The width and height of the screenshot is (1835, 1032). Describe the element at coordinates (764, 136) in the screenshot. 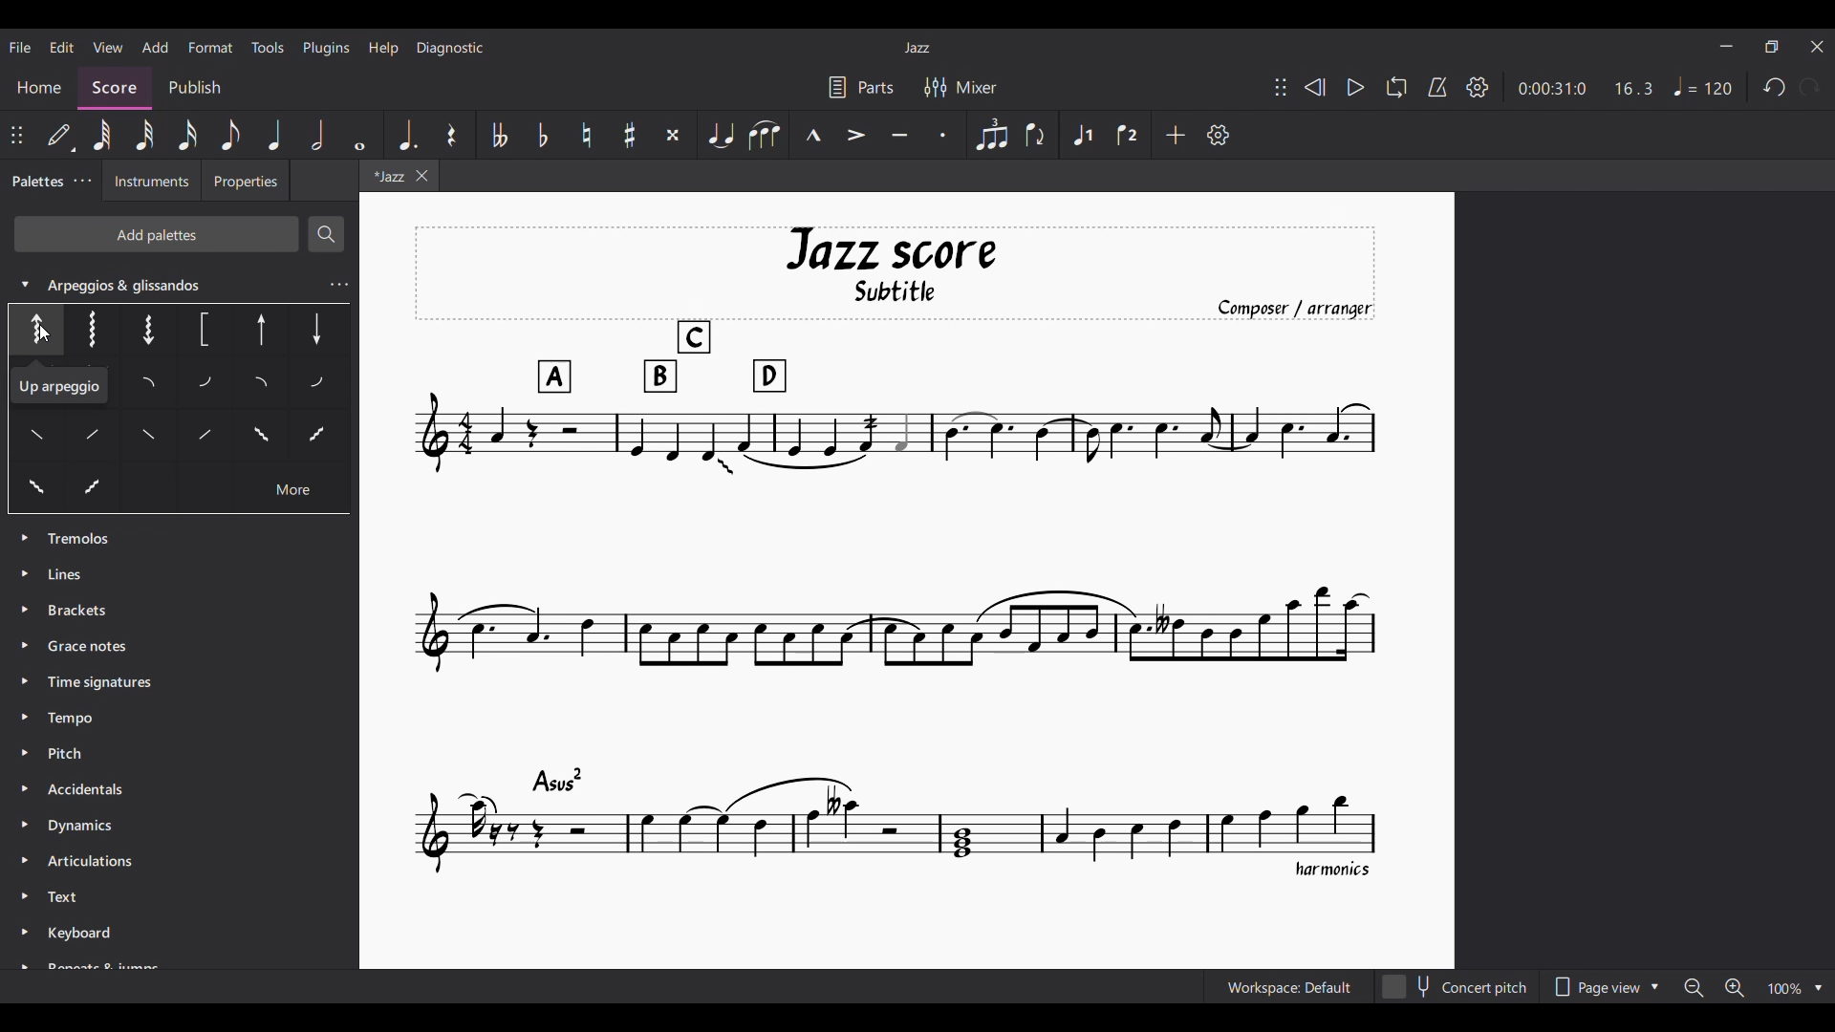

I see `Slur` at that location.